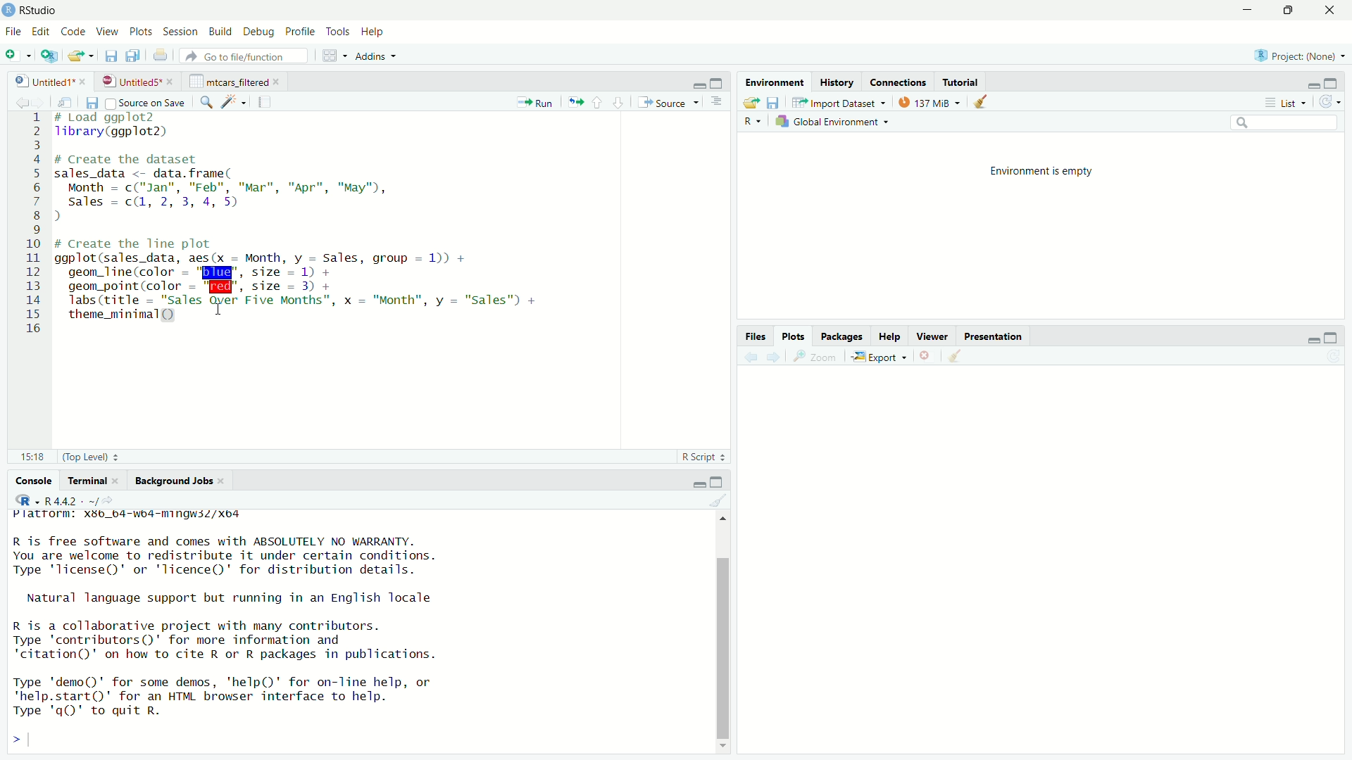 Image resolution: width=1352 pixels, height=760 pixels. I want to click on cursor, so click(218, 310).